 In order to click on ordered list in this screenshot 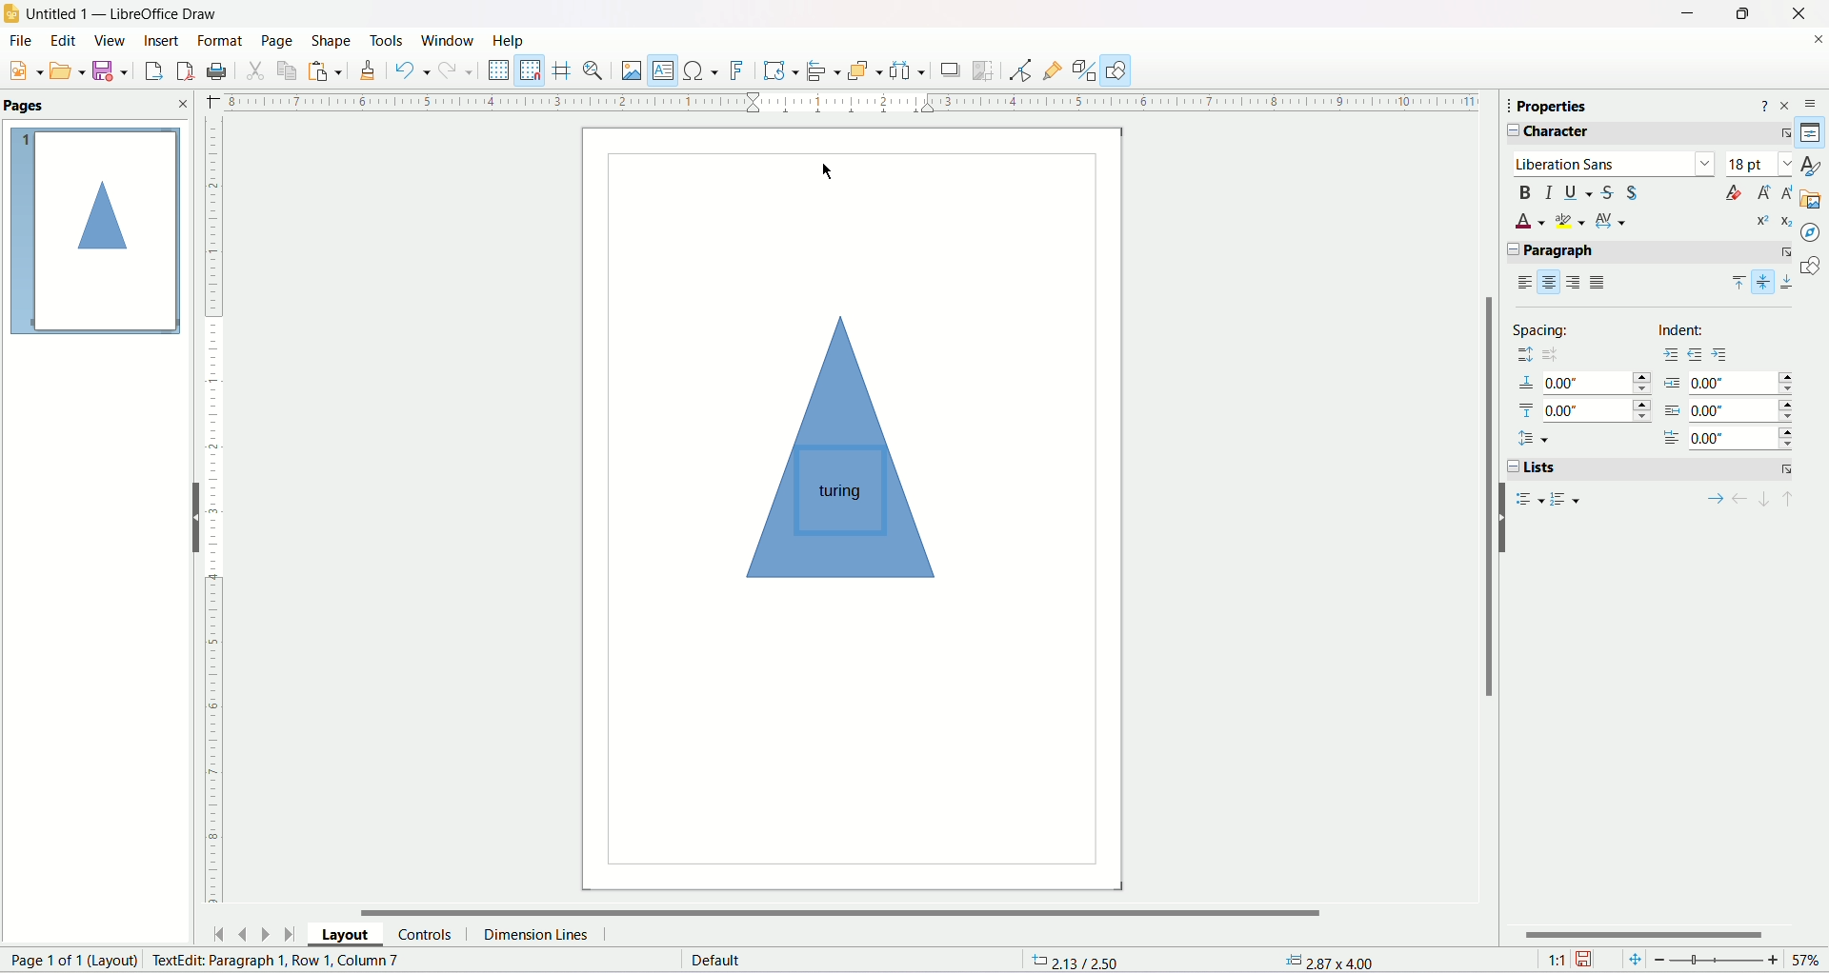, I will do `click(1569, 501)`.